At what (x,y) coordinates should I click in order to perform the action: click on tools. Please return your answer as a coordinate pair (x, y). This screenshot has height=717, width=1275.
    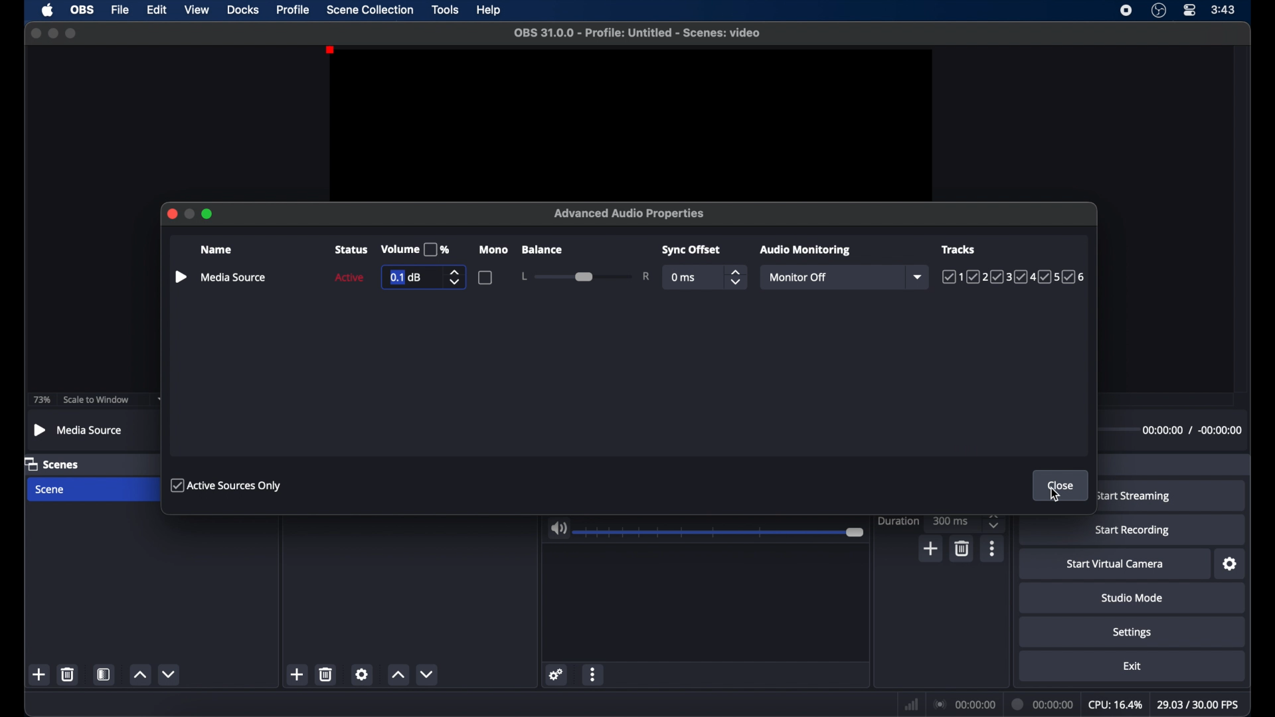
    Looking at the image, I should click on (446, 10).